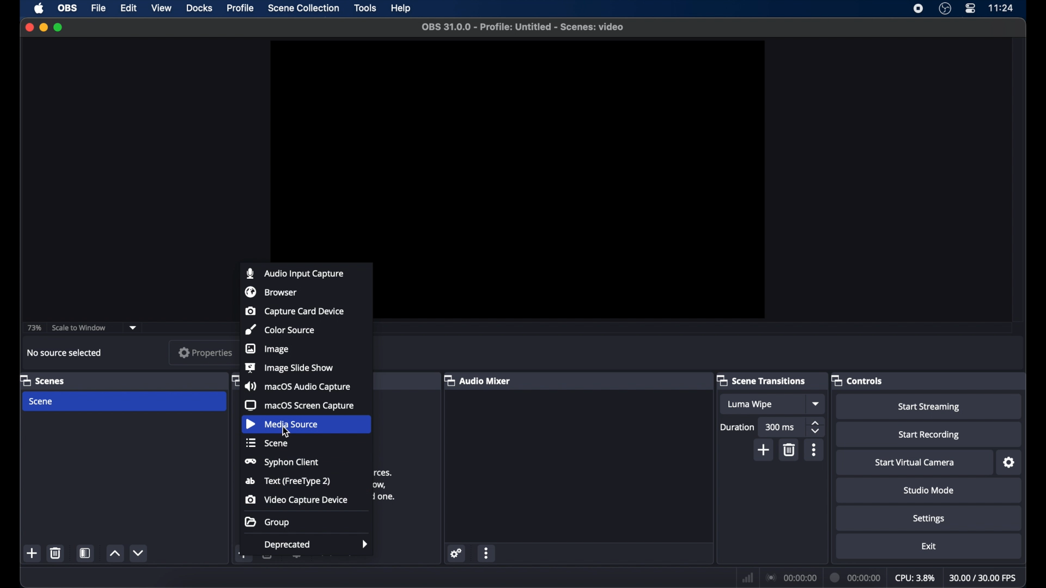 The width and height of the screenshot is (1046, 588). Describe the element at coordinates (790, 578) in the screenshot. I see `connection` at that location.